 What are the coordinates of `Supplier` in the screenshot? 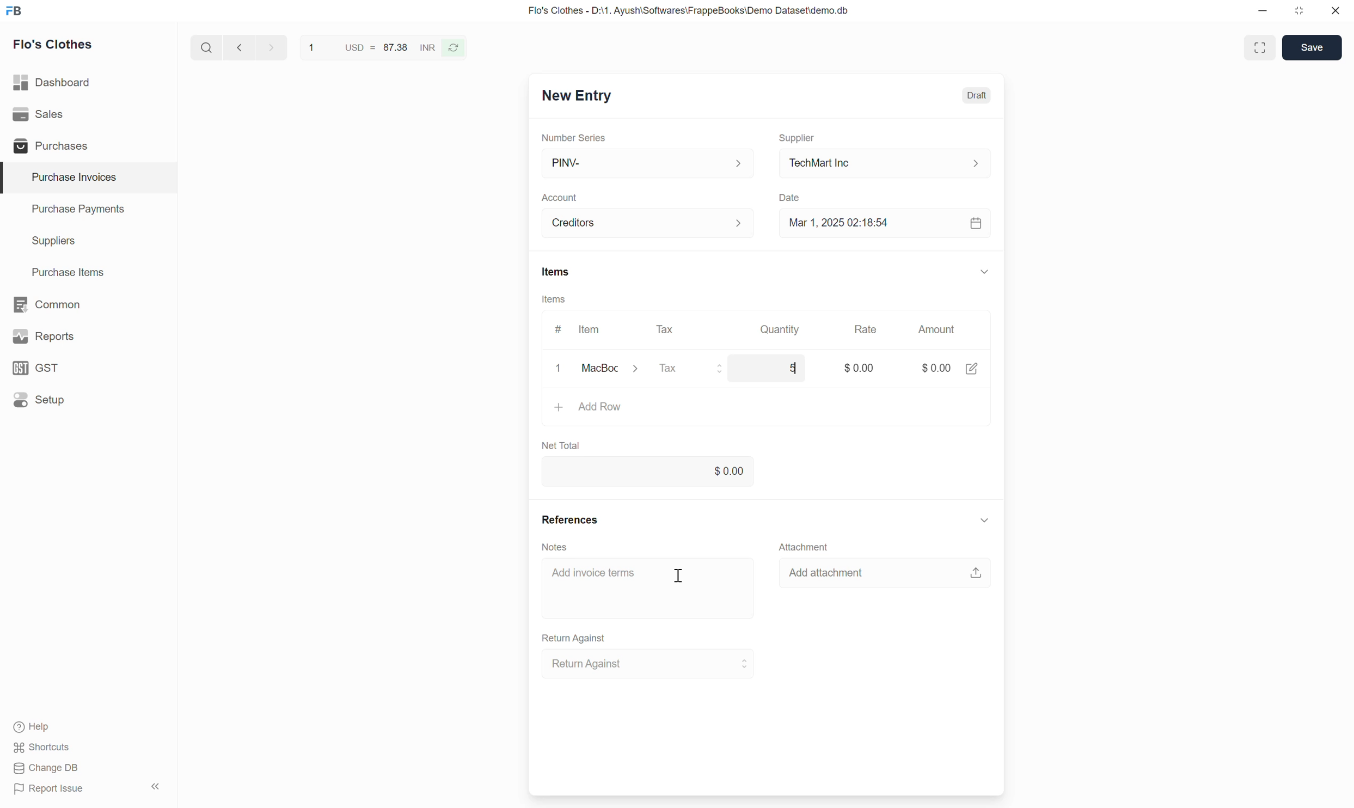 It's located at (797, 138).